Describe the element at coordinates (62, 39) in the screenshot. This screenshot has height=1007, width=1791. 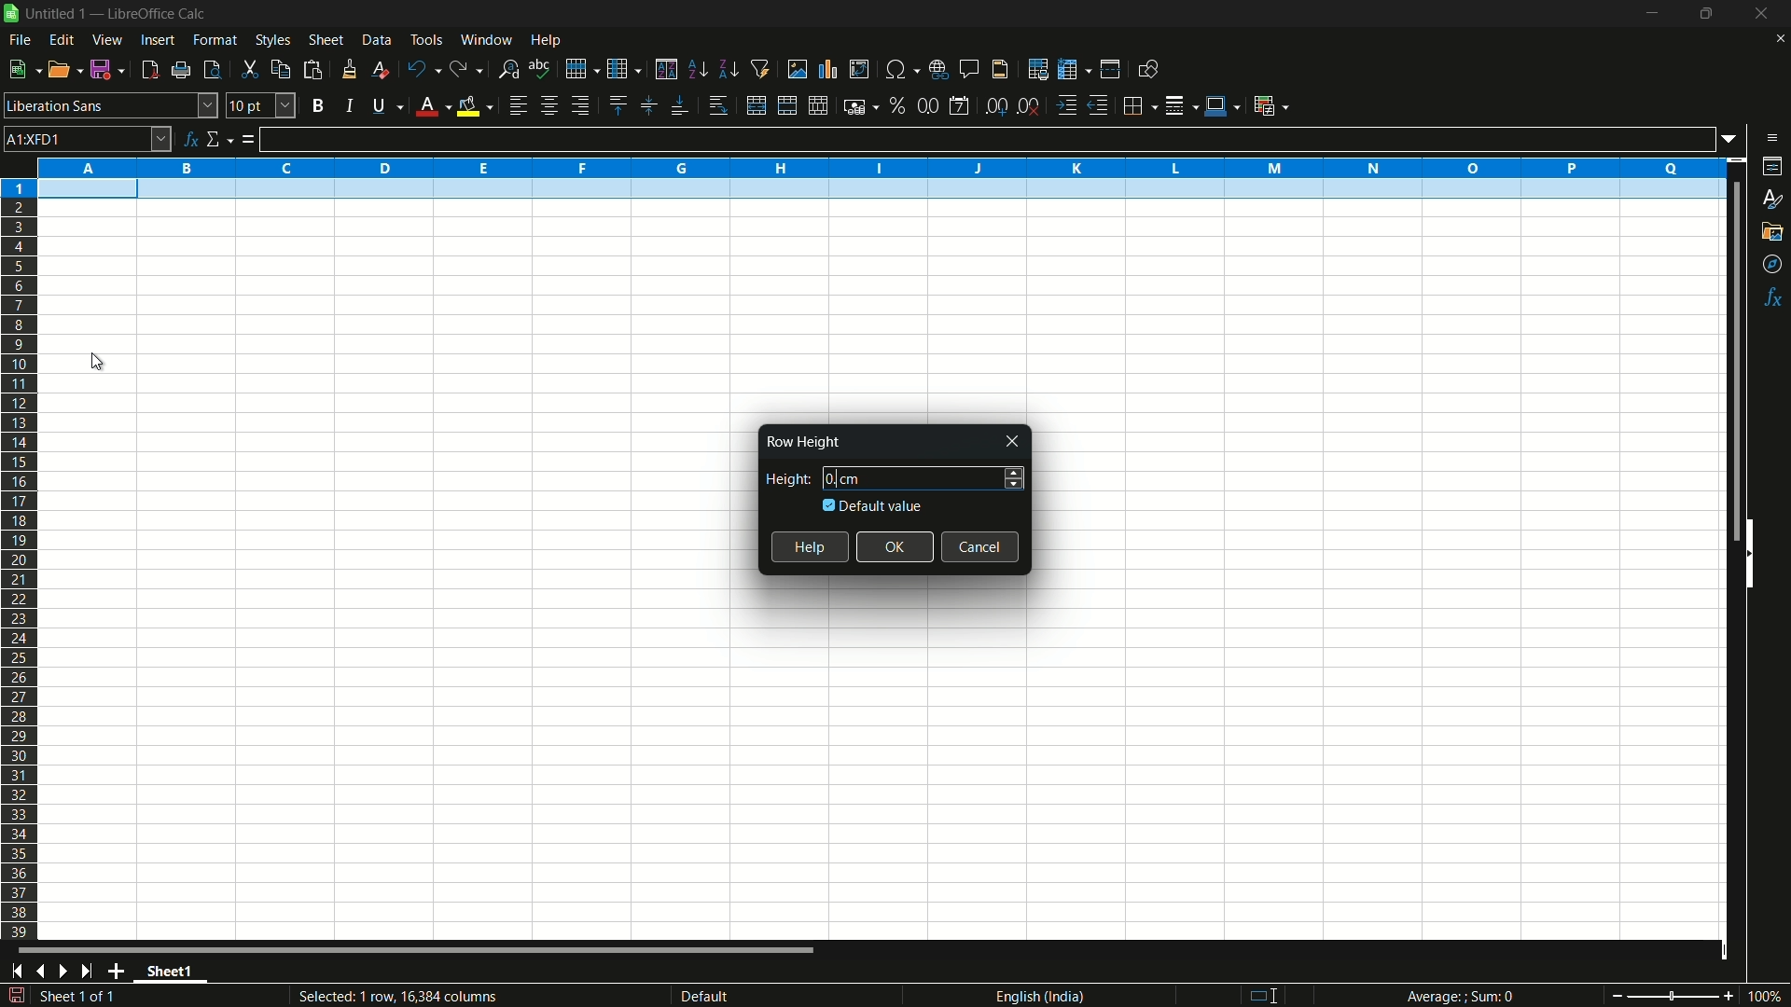
I see `edit menu` at that location.